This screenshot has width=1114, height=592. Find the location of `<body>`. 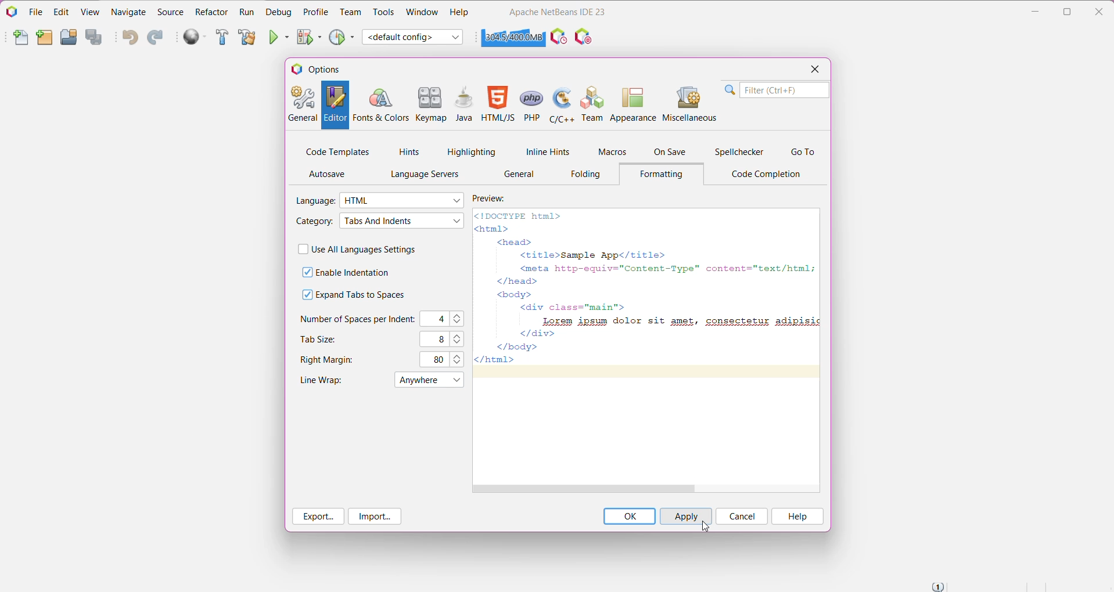

<body> is located at coordinates (510, 294).